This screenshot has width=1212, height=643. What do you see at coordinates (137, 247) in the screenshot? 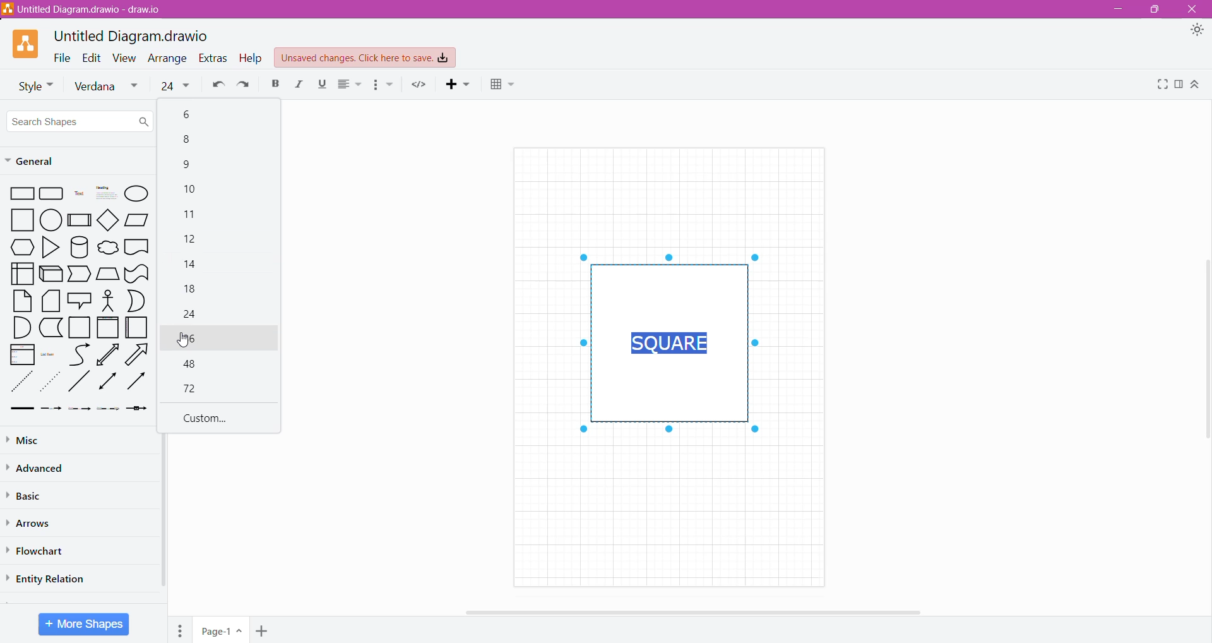
I see `Document` at bounding box center [137, 247].